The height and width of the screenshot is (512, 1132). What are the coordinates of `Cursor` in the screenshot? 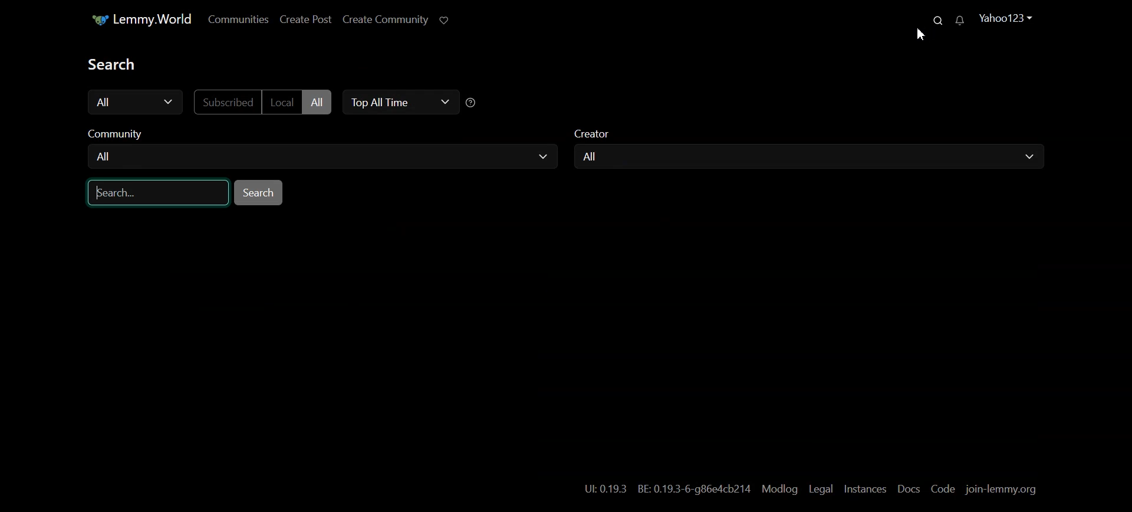 It's located at (922, 36).